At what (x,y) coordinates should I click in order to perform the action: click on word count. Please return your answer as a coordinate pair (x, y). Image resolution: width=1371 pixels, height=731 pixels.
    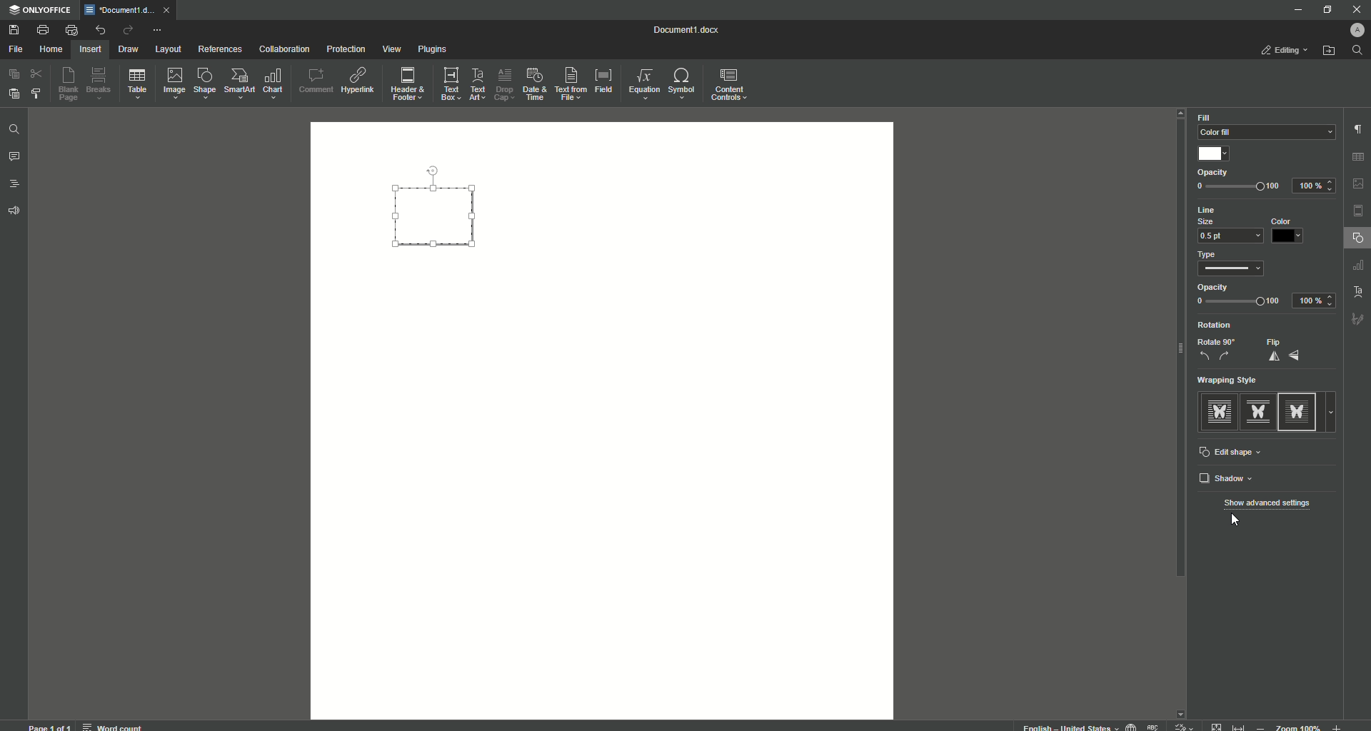
    Looking at the image, I should click on (111, 725).